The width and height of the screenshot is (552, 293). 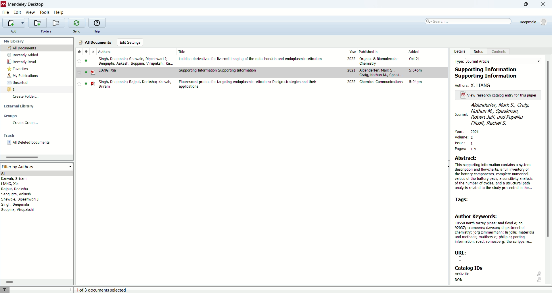 I want to click on supporting information supporting information, so click(x=488, y=73).